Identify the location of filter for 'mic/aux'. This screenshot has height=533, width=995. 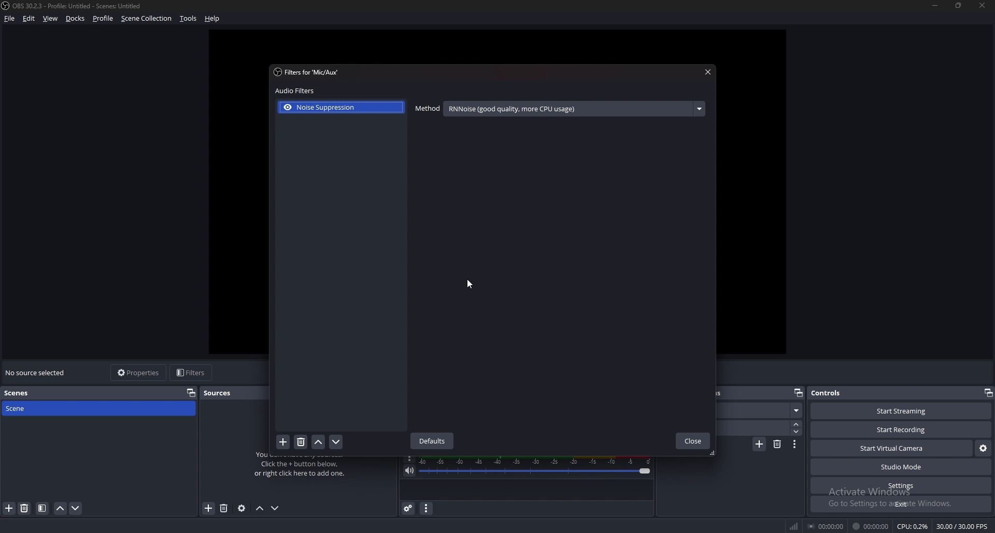
(309, 73).